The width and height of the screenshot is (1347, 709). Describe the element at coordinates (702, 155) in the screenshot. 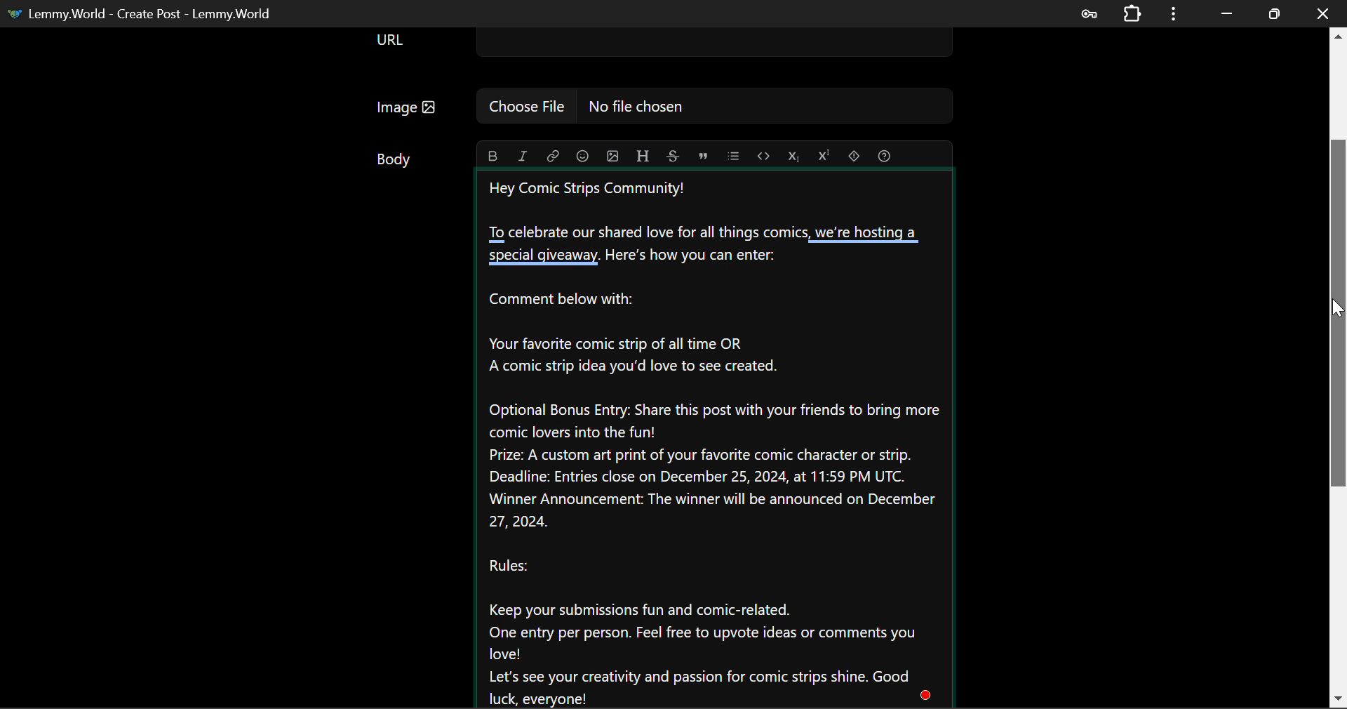

I see `quote` at that location.